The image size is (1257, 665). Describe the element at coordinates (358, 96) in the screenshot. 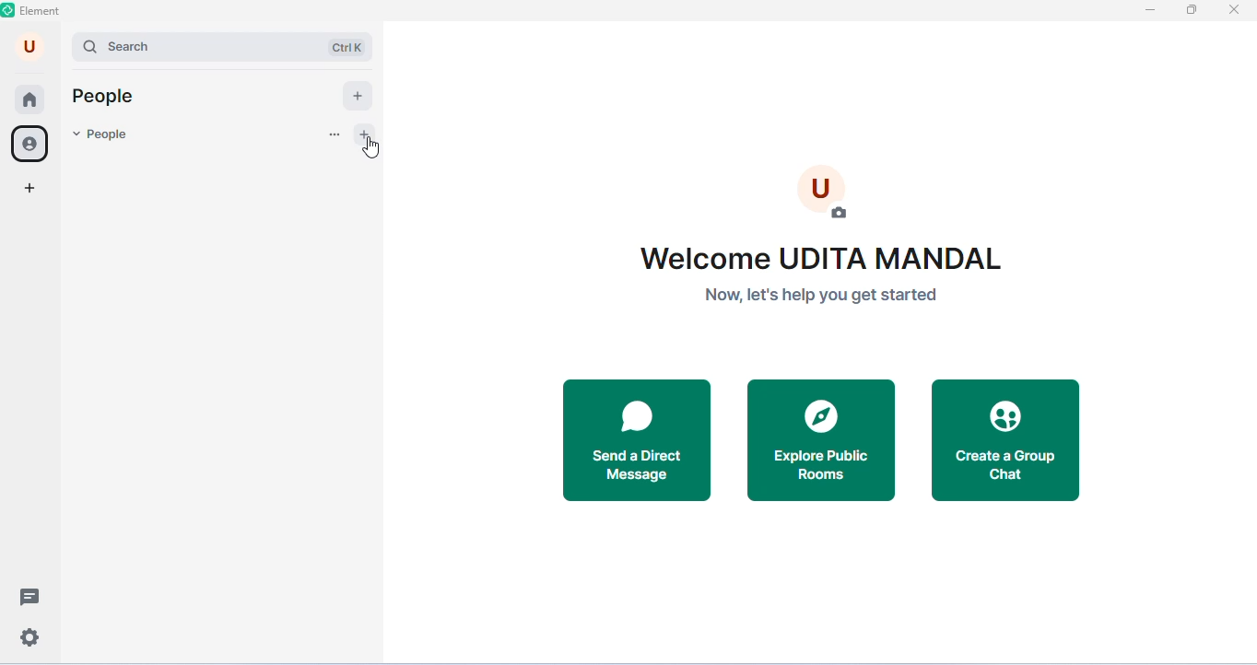

I see `add` at that location.